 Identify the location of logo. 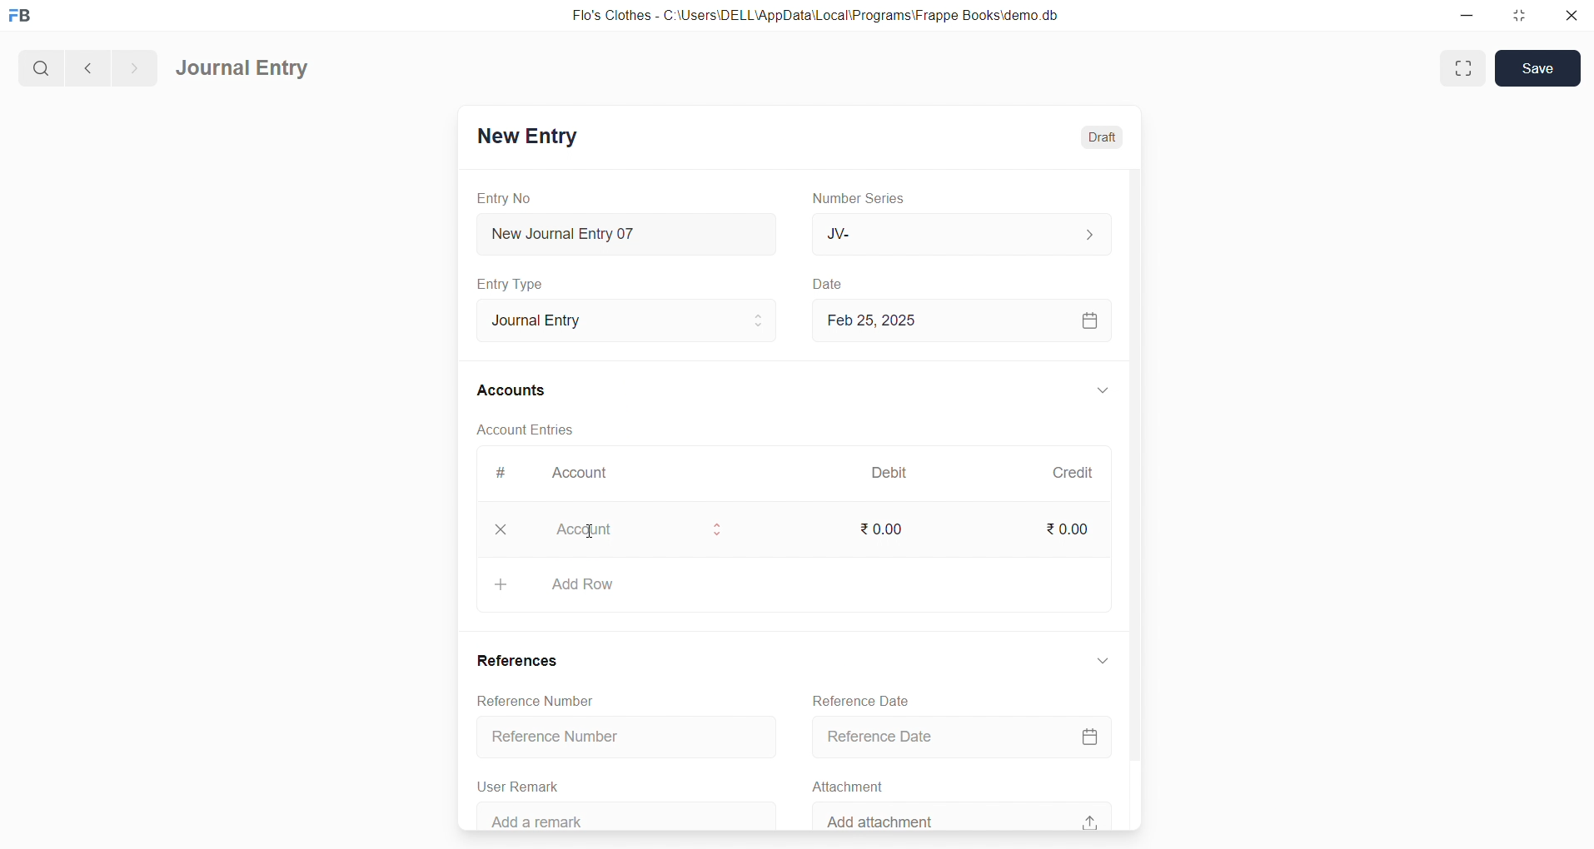
(24, 17).